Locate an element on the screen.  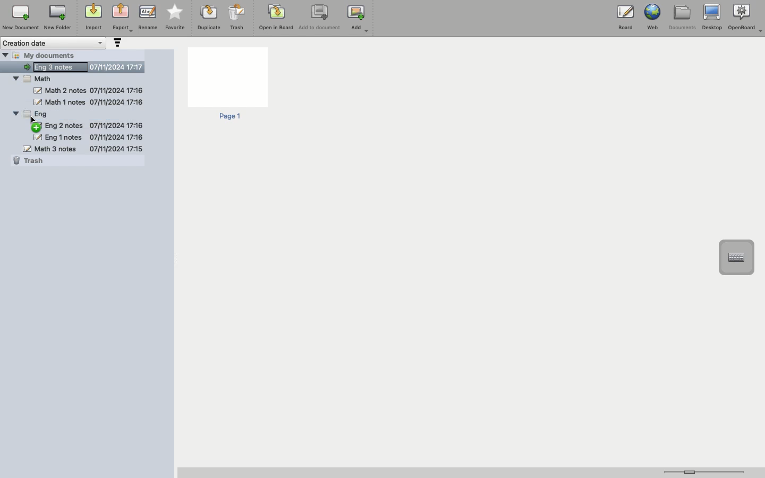
Eng 3 notes is located at coordinates (82, 65).